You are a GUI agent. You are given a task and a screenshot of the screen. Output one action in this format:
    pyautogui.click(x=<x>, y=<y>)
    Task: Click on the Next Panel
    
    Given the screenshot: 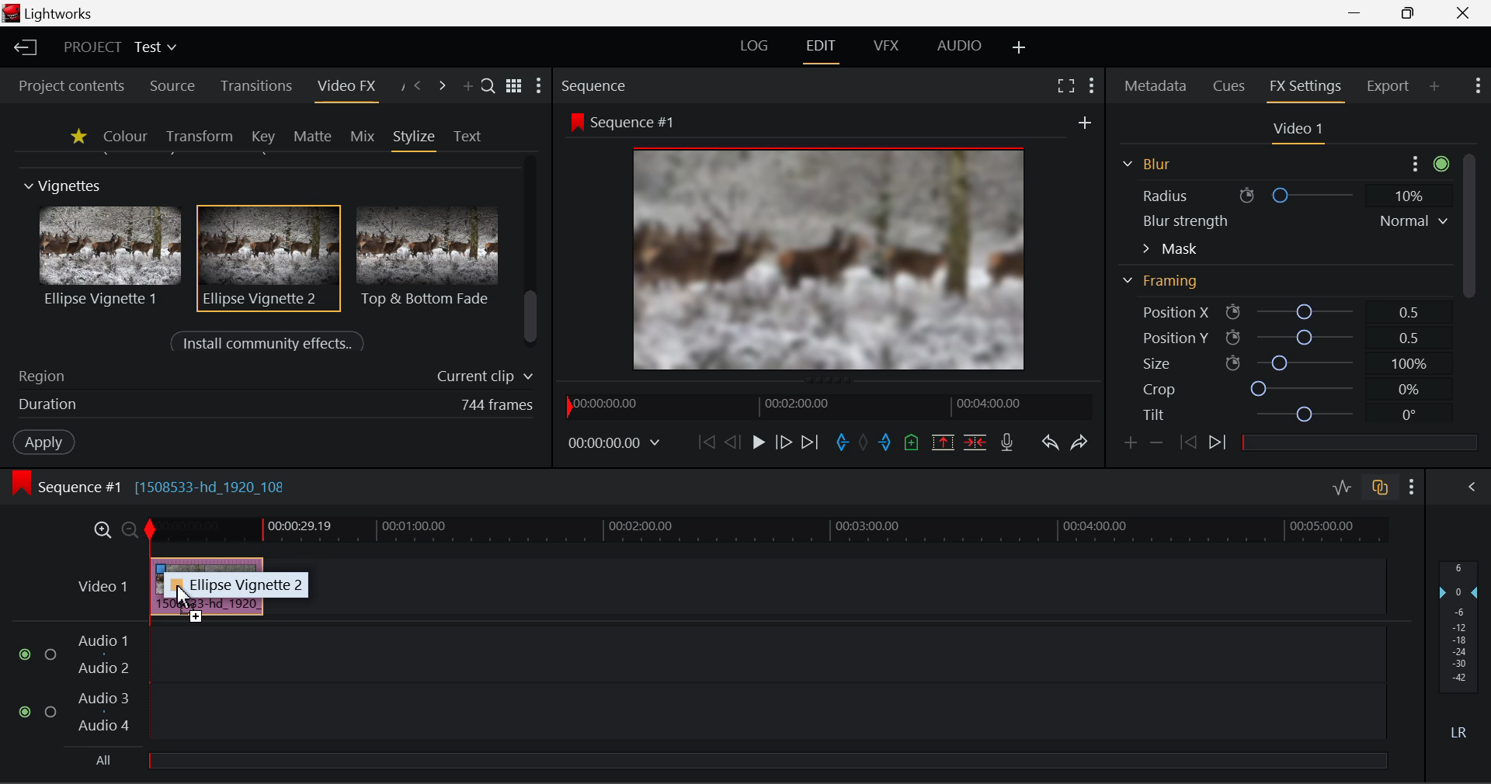 What is the action you would take?
    pyautogui.click(x=443, y=86)
    